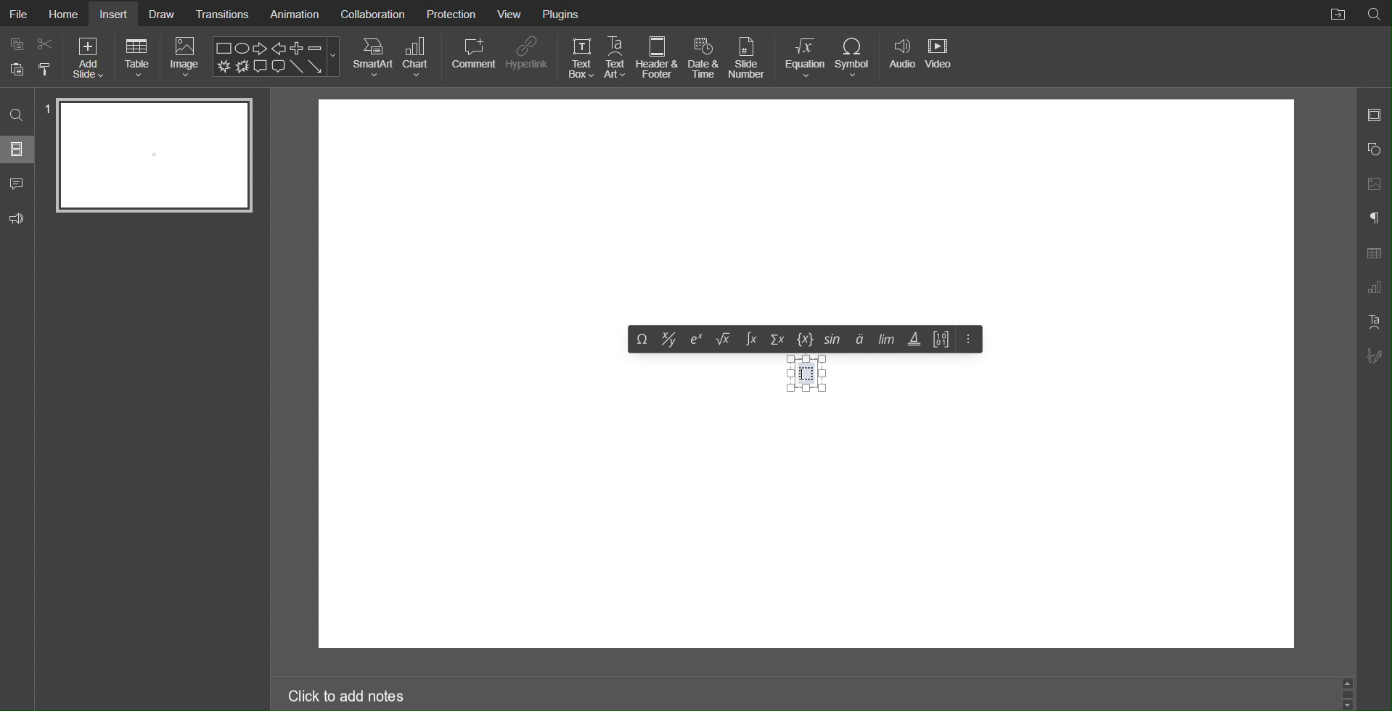 The height and width of the screenshot is (711, 1392). What do you see at coordinates (472, 57) in the screenshot?
I see `Comment` at bounding box center [472, 57].